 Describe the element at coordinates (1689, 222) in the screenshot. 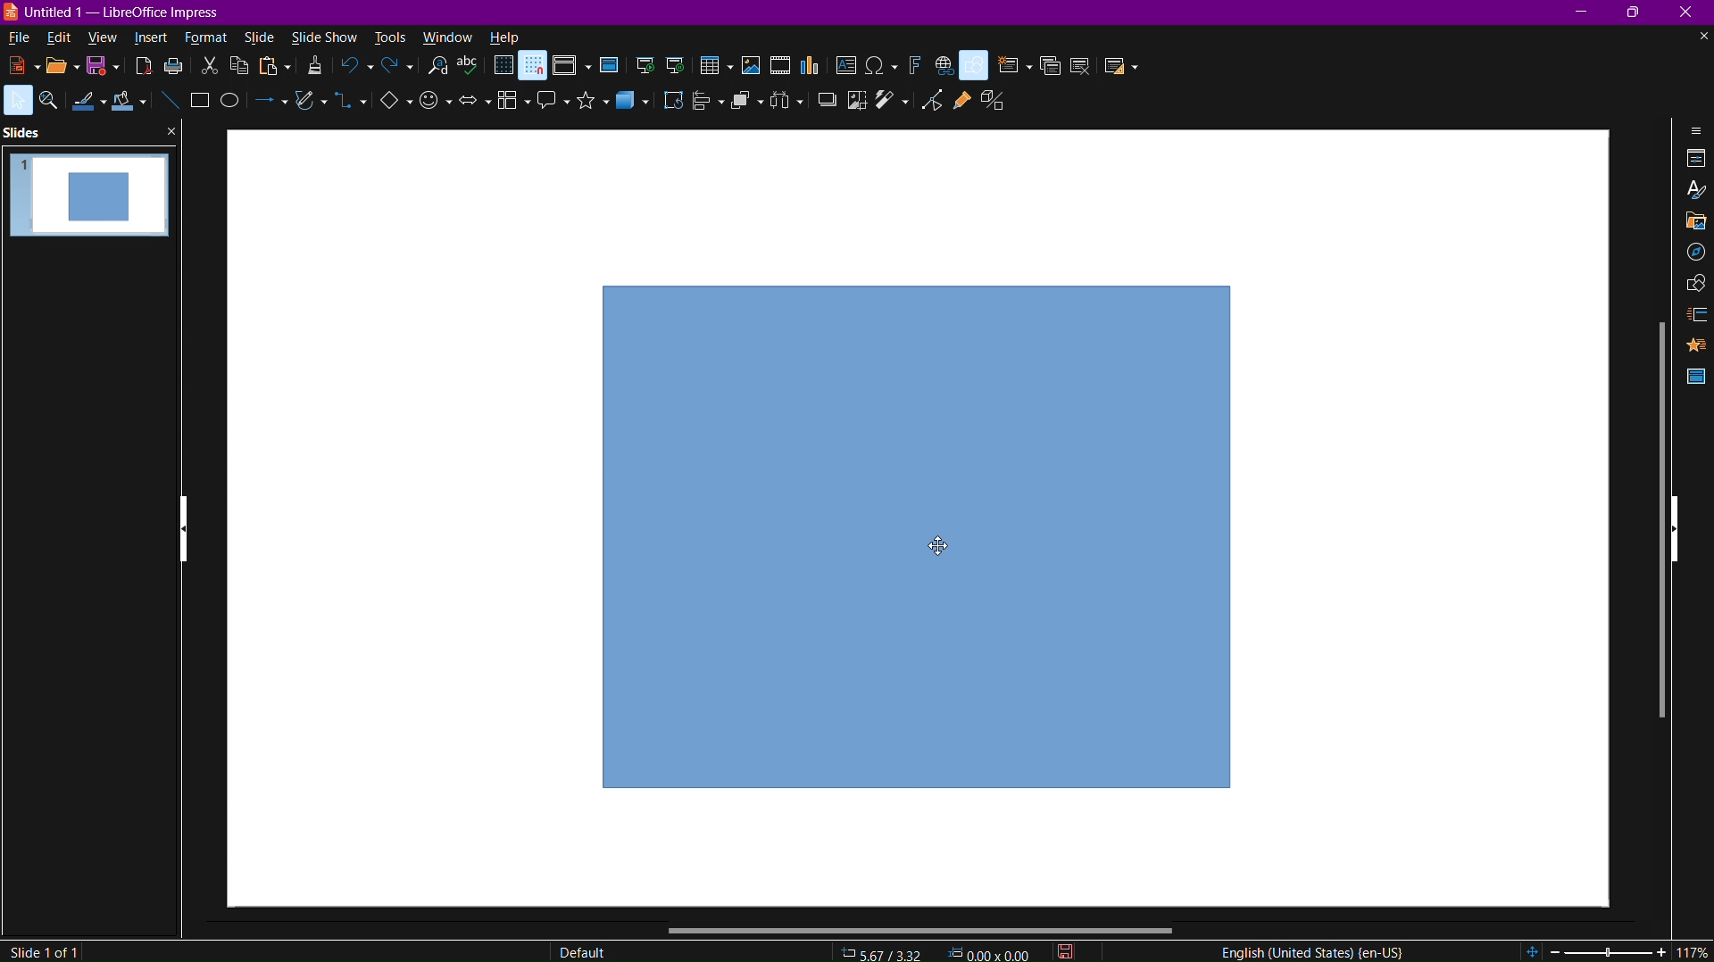

I see `Gallery` at that location.